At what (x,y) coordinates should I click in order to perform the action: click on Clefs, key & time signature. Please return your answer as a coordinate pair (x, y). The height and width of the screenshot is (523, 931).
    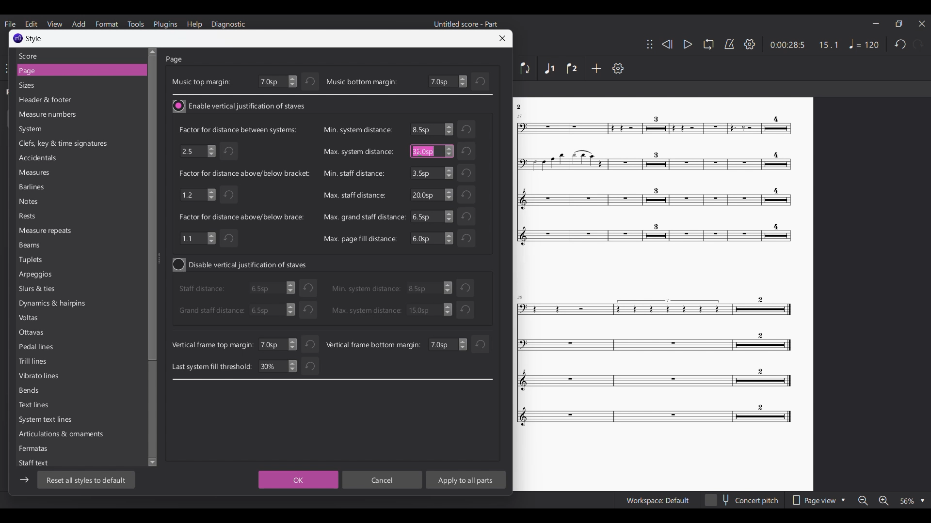
    Looking at the image, I should click on (67, 144).